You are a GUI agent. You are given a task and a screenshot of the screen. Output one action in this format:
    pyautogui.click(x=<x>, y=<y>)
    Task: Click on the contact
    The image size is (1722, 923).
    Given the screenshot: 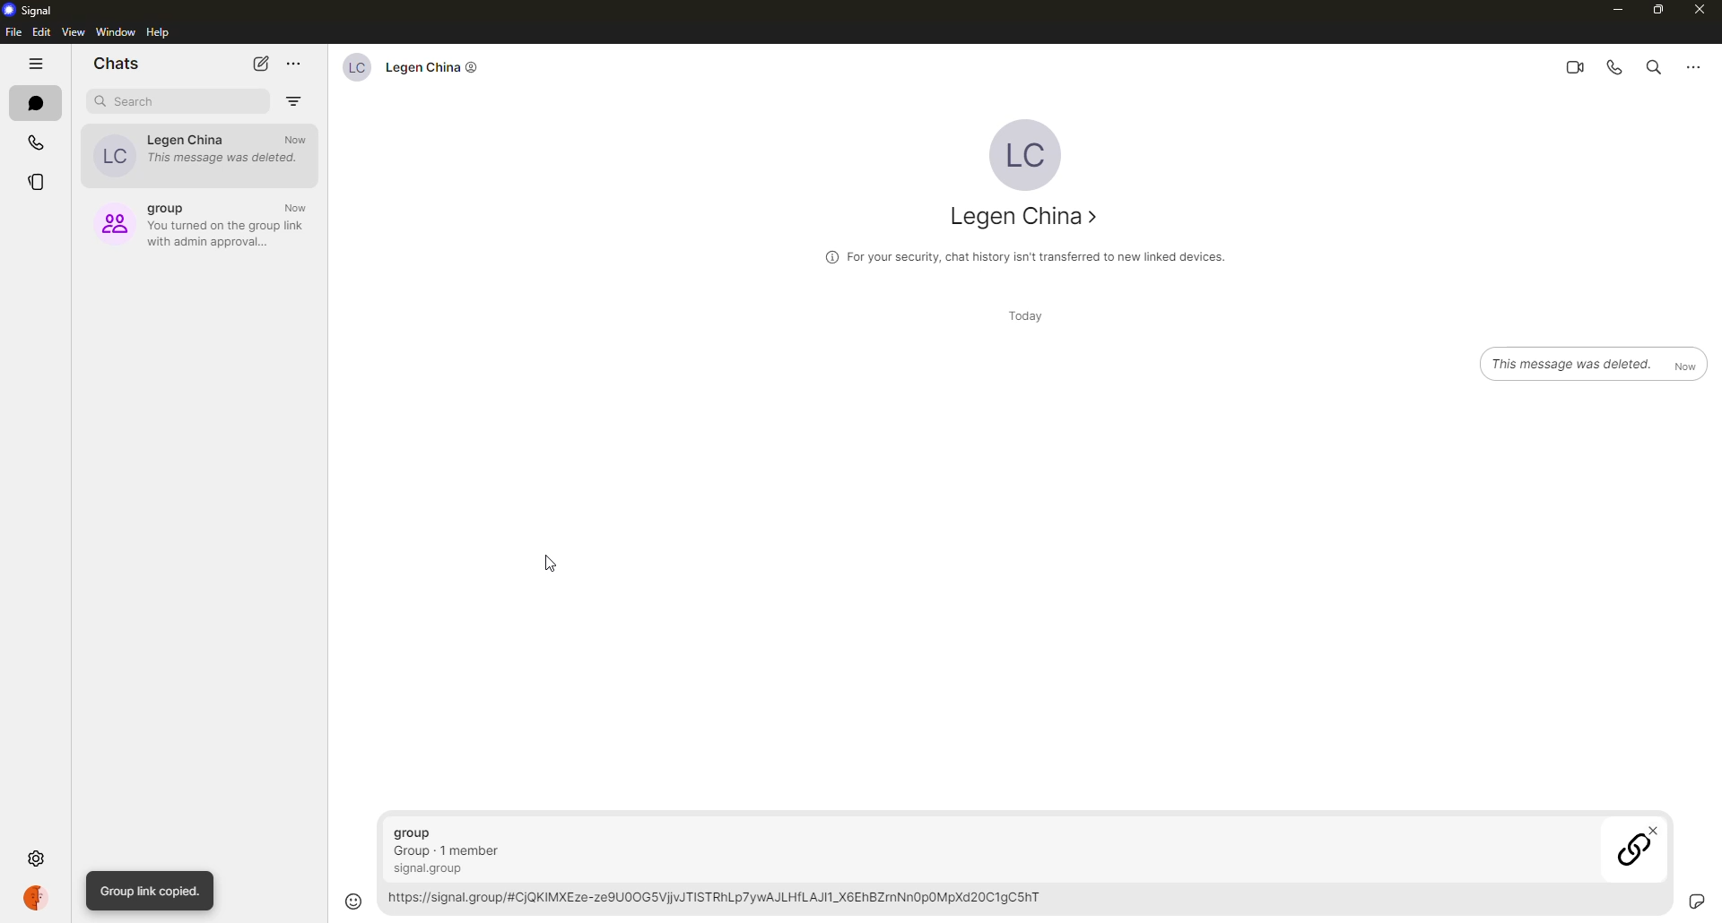 What is the action you would take?
    pyautogui.click(x=1029, y=219)
    